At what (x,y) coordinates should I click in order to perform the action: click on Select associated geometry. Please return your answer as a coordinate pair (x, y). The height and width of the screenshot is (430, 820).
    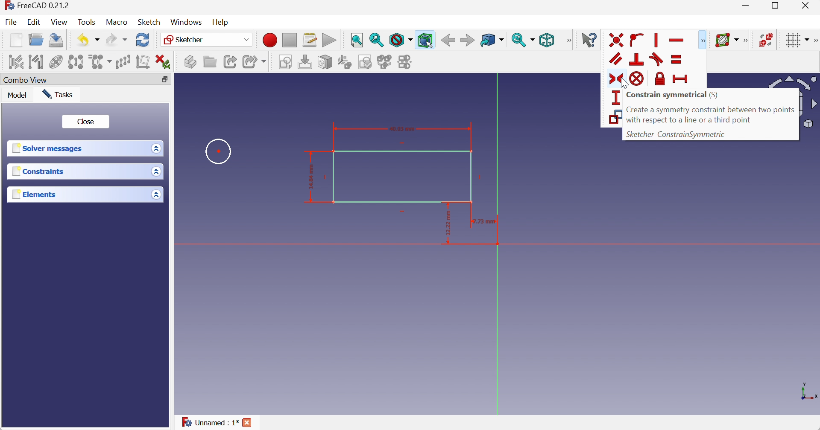
    Looking at the image, I should click on (38, 62).